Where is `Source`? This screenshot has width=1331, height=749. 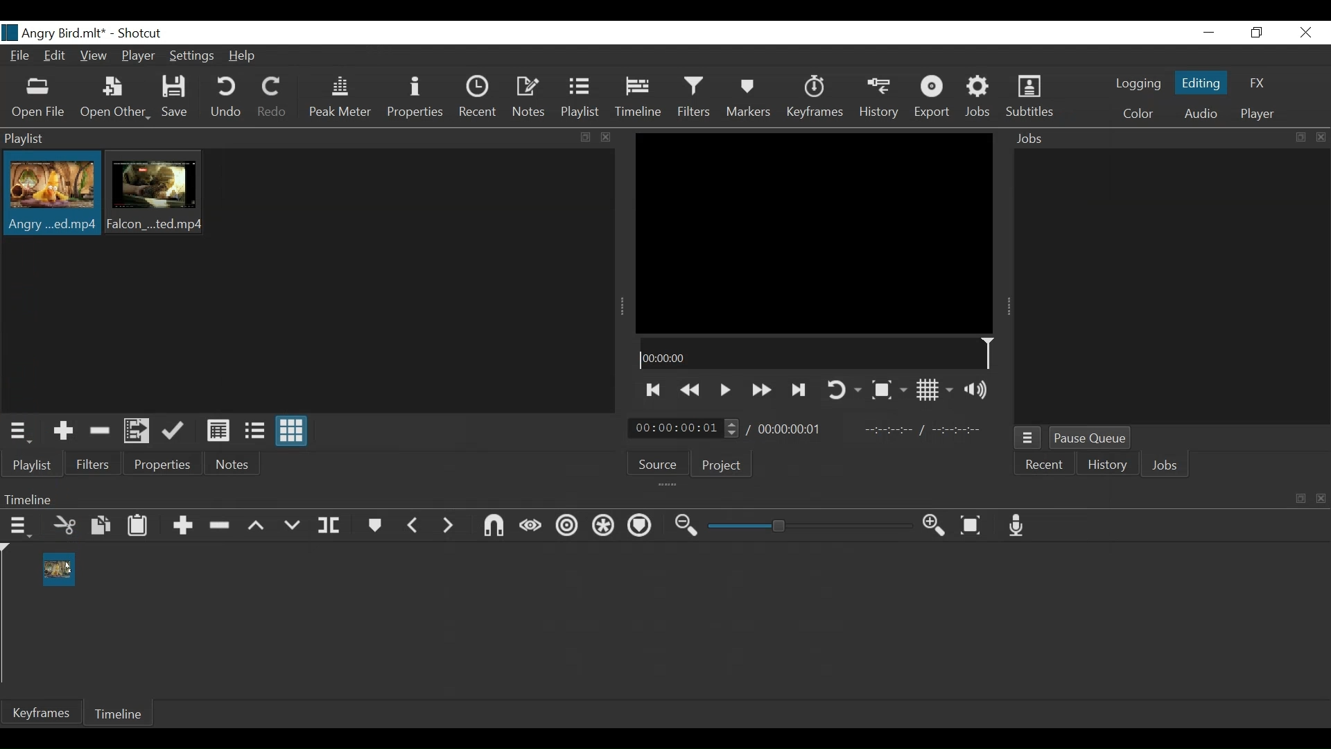 Source is located at coordinates (658, 464).